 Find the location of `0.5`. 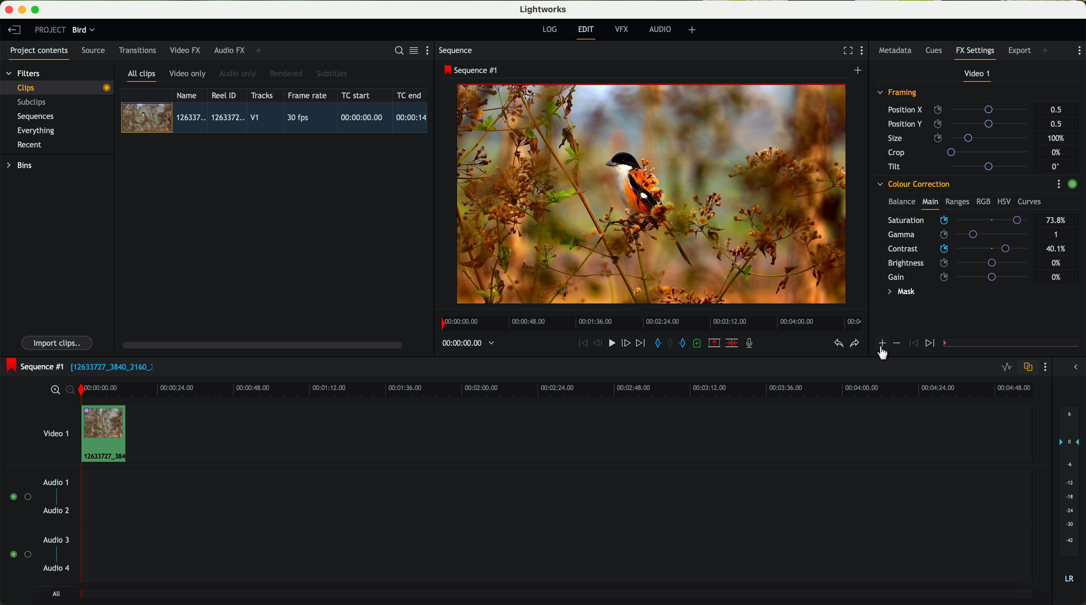

0.5 is located at coordinates (1055, 124).